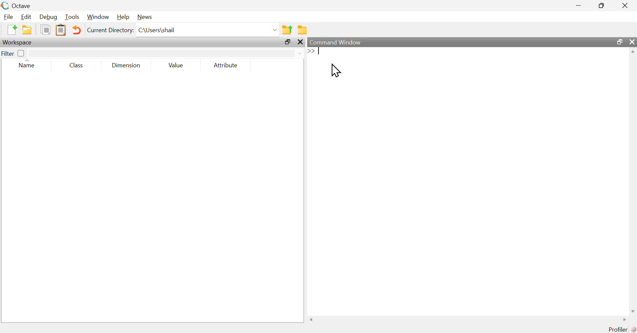 The width and height of the screenshot is (637, 333). What do you see at coordinates (623, 319) in the screenshot?
I see `Scrollbar right` at bounding box center [623, 319].